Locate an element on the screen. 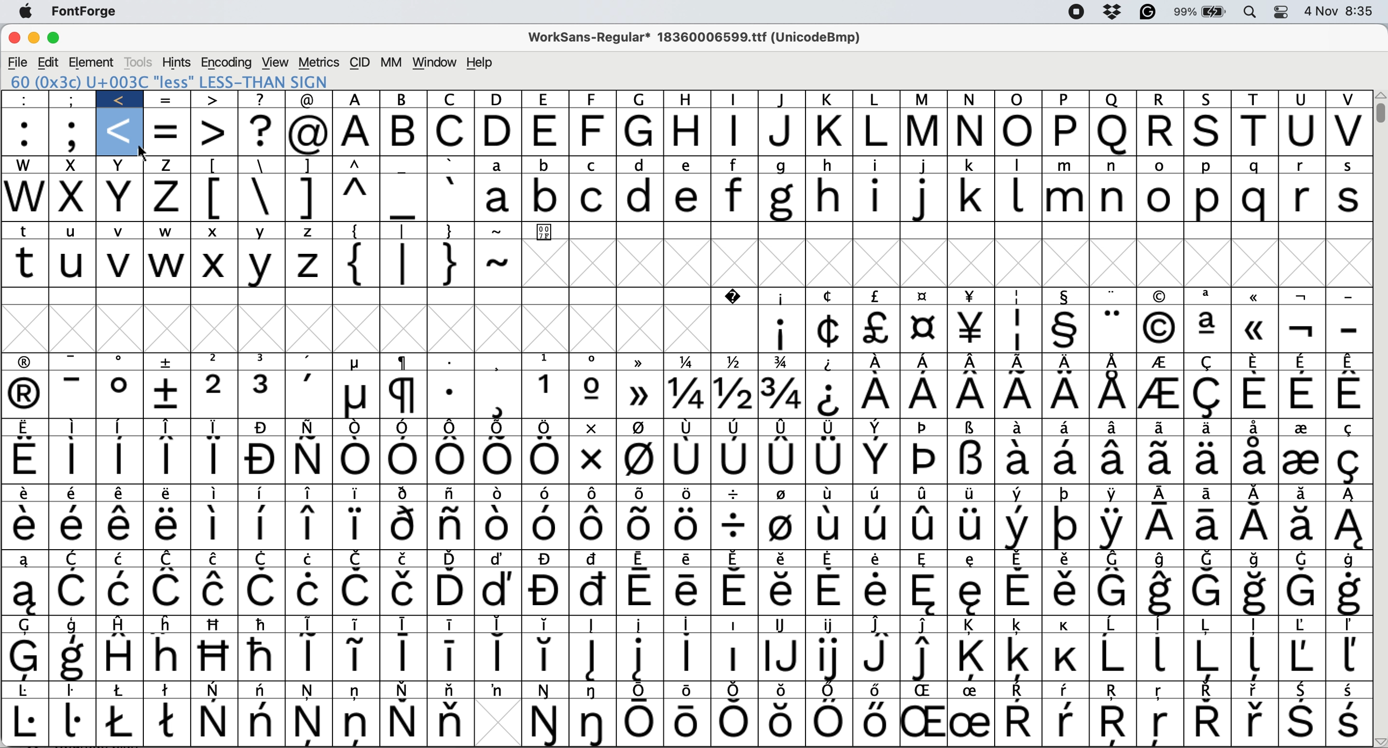 This screenshot has height=748, width=1388. Symbol is located at coordinates (547, 625).